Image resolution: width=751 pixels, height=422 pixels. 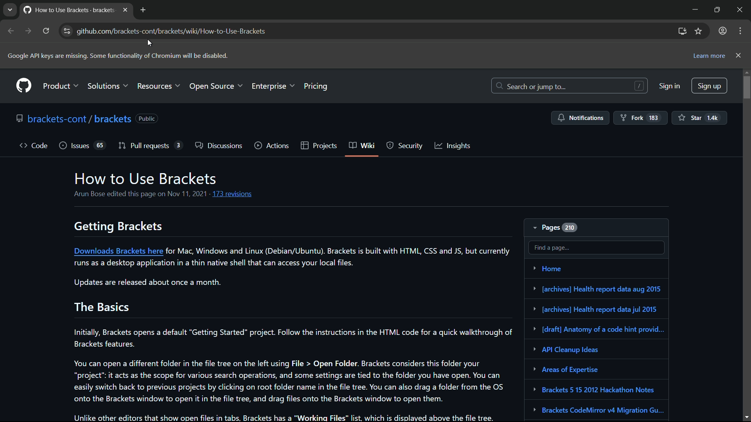 I want to click on Download brackets here, so click(x=118, y=250).